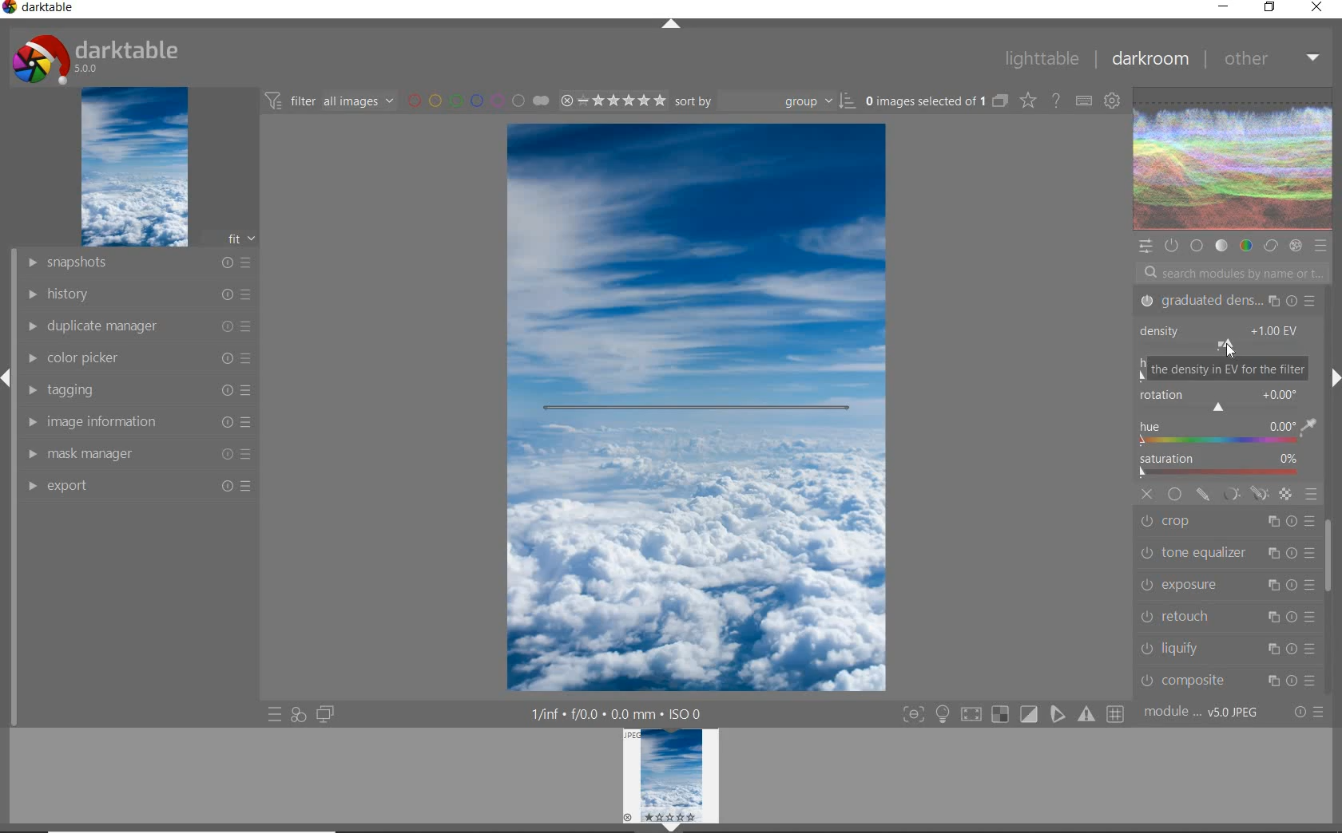 The image size is (1342, 833). Describe the element at coordinates (477, 100) in the screenshot. I see `FILTER BY IMAGE COLOR LABEL` at that location.